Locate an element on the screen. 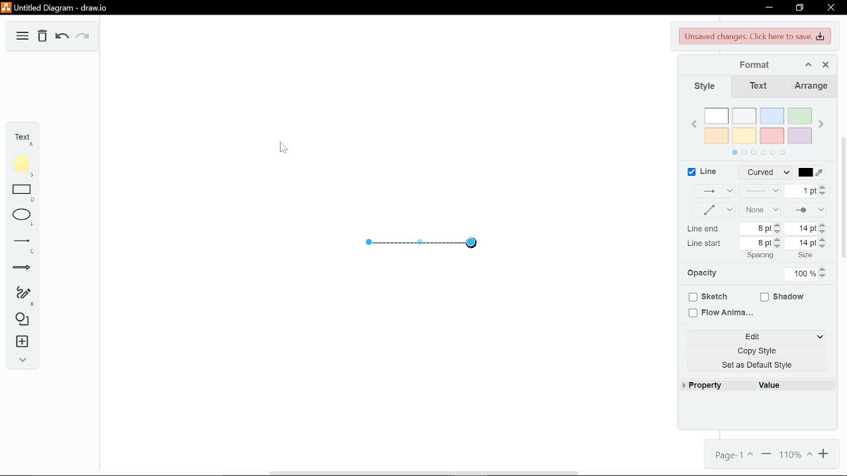  Linestart is located at coordinates (761, 211).